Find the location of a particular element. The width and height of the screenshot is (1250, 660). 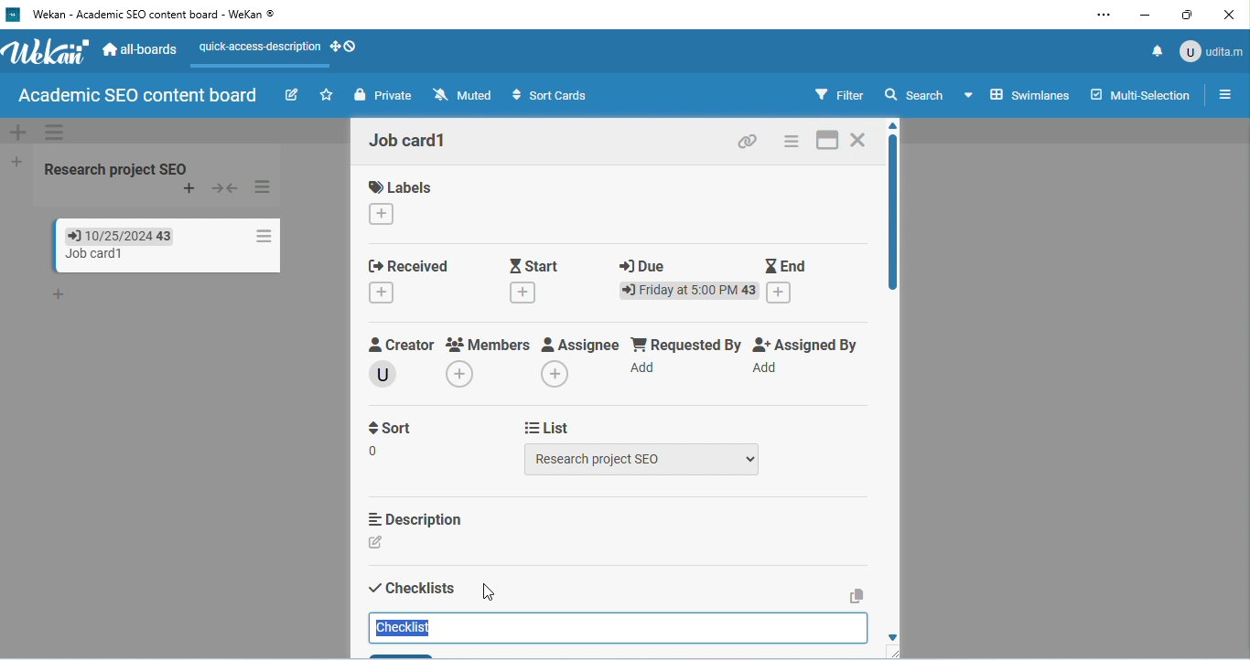

add assignee name is located at coordinates (556, 374).